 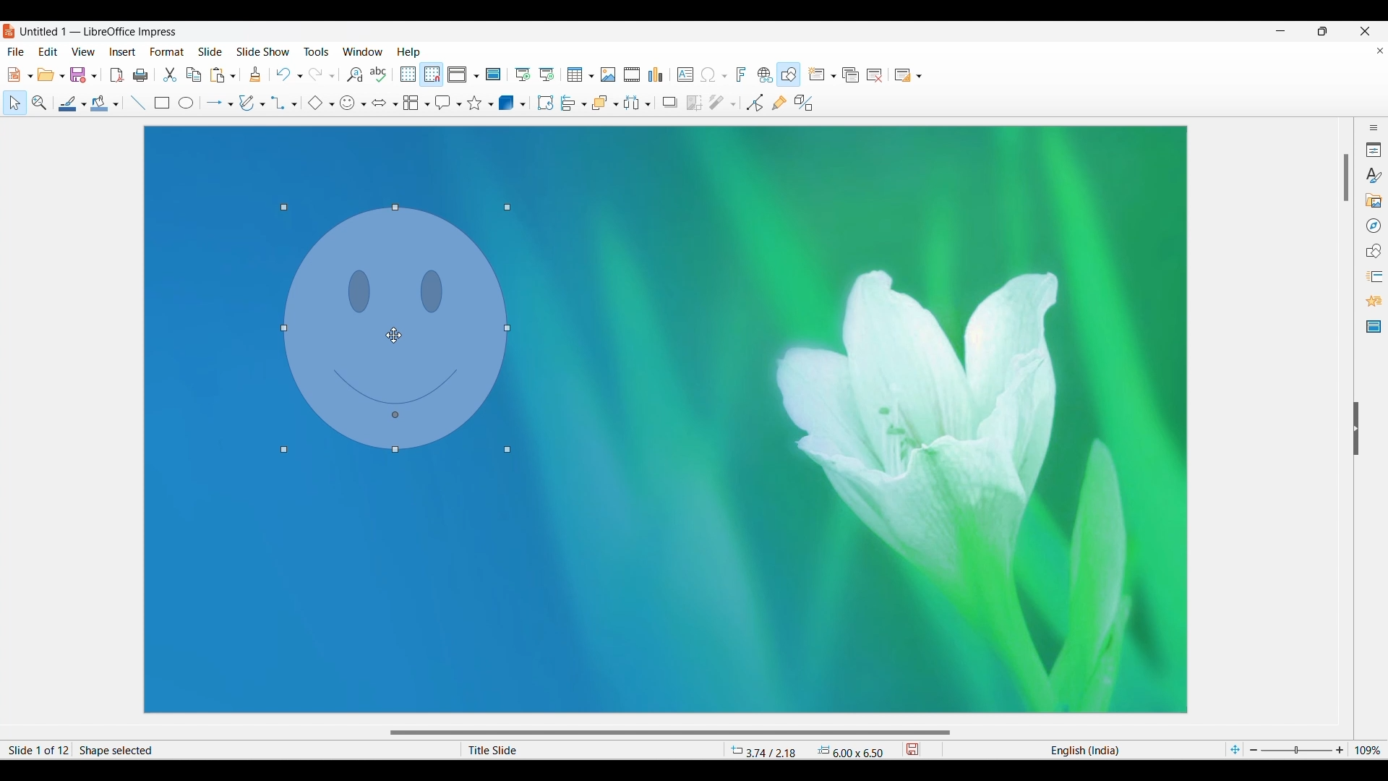 I want to click on Close current document, so click(x=1380, y=51).